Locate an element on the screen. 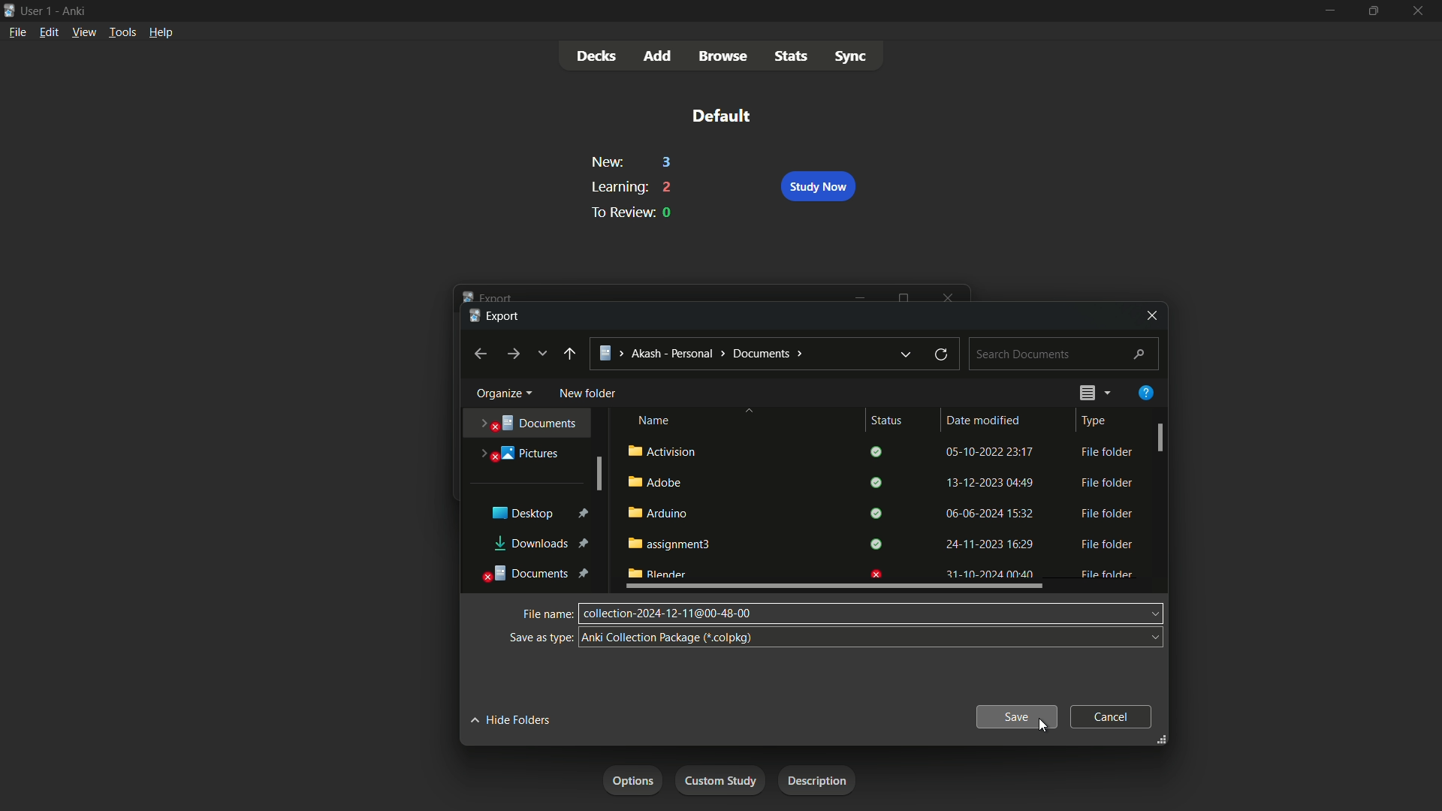 This screenshot has height=811, width=1442. restore is located at coordinates (941, 353).